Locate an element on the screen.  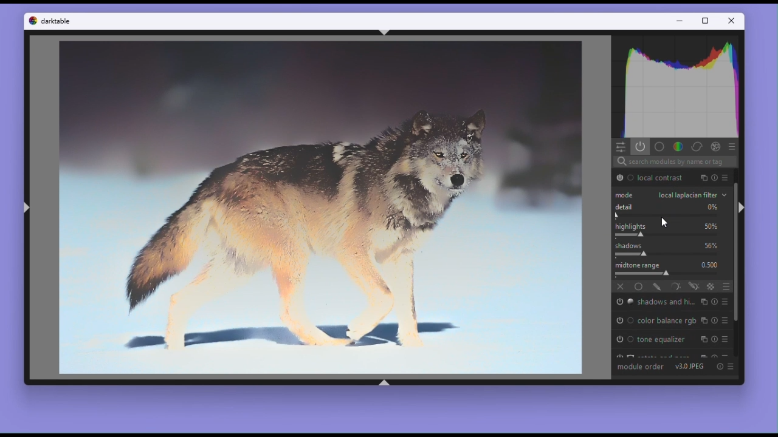
 is located at coordinates (717, 147).